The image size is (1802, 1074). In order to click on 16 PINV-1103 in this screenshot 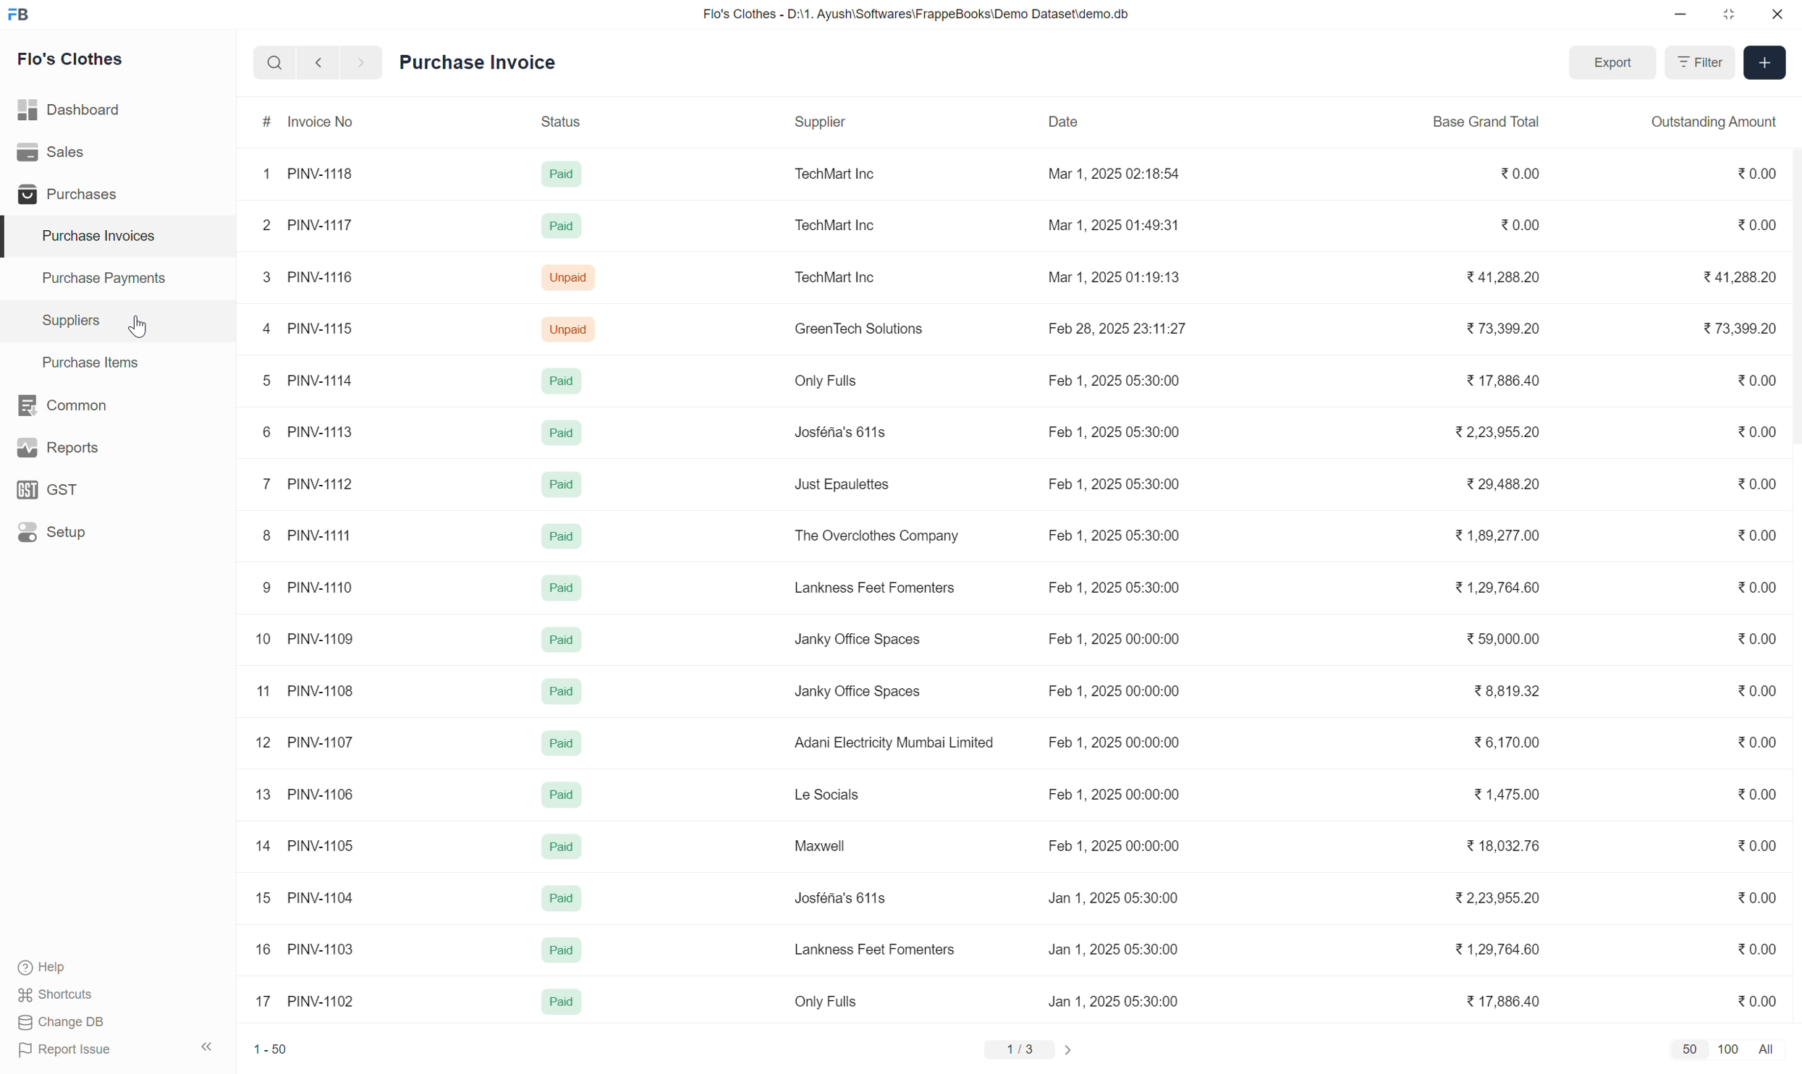, I will do `click(307, 946)`.